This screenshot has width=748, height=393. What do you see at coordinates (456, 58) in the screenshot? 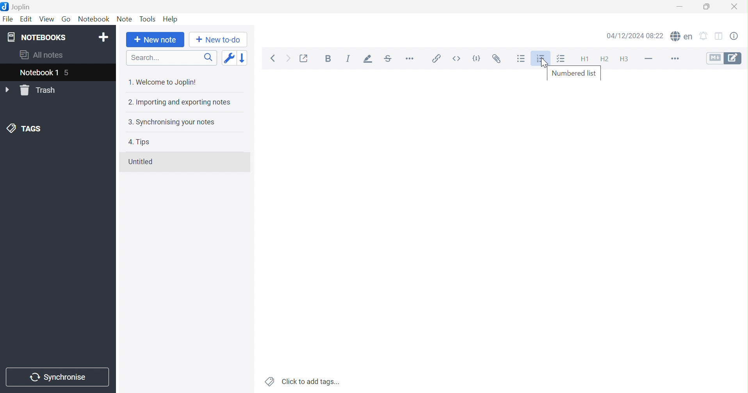
I see `Inline code` at bounding box center [456, 58].